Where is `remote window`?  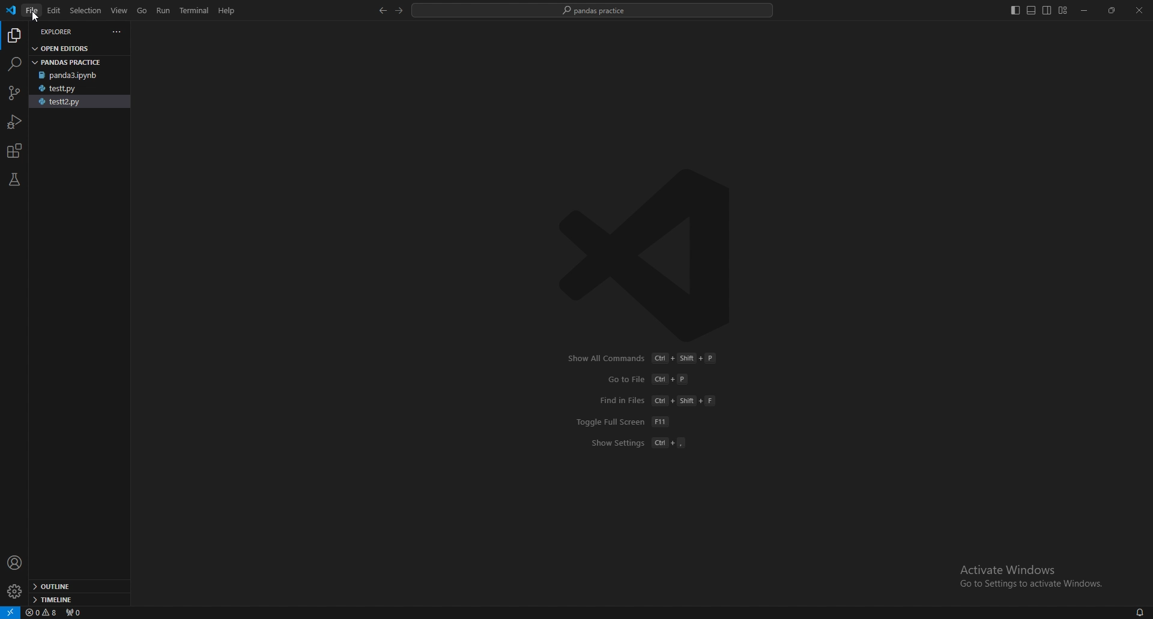
remote window is located at coordinates (10, 612).